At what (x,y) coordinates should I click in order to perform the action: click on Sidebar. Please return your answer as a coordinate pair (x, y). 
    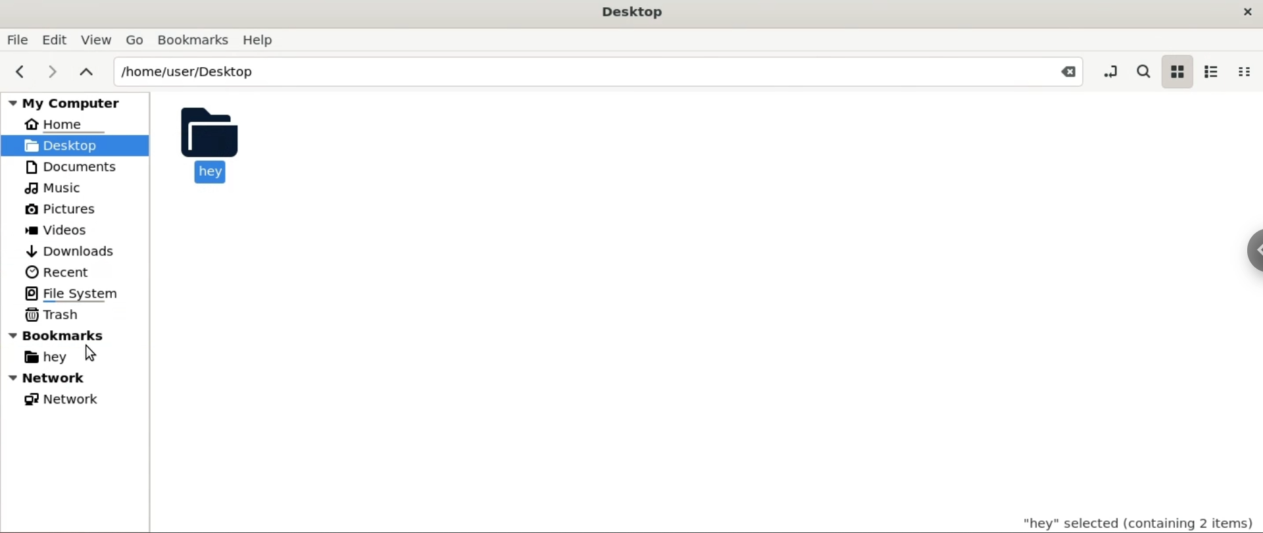
    Looking at the image, I should click on (1247, 263).